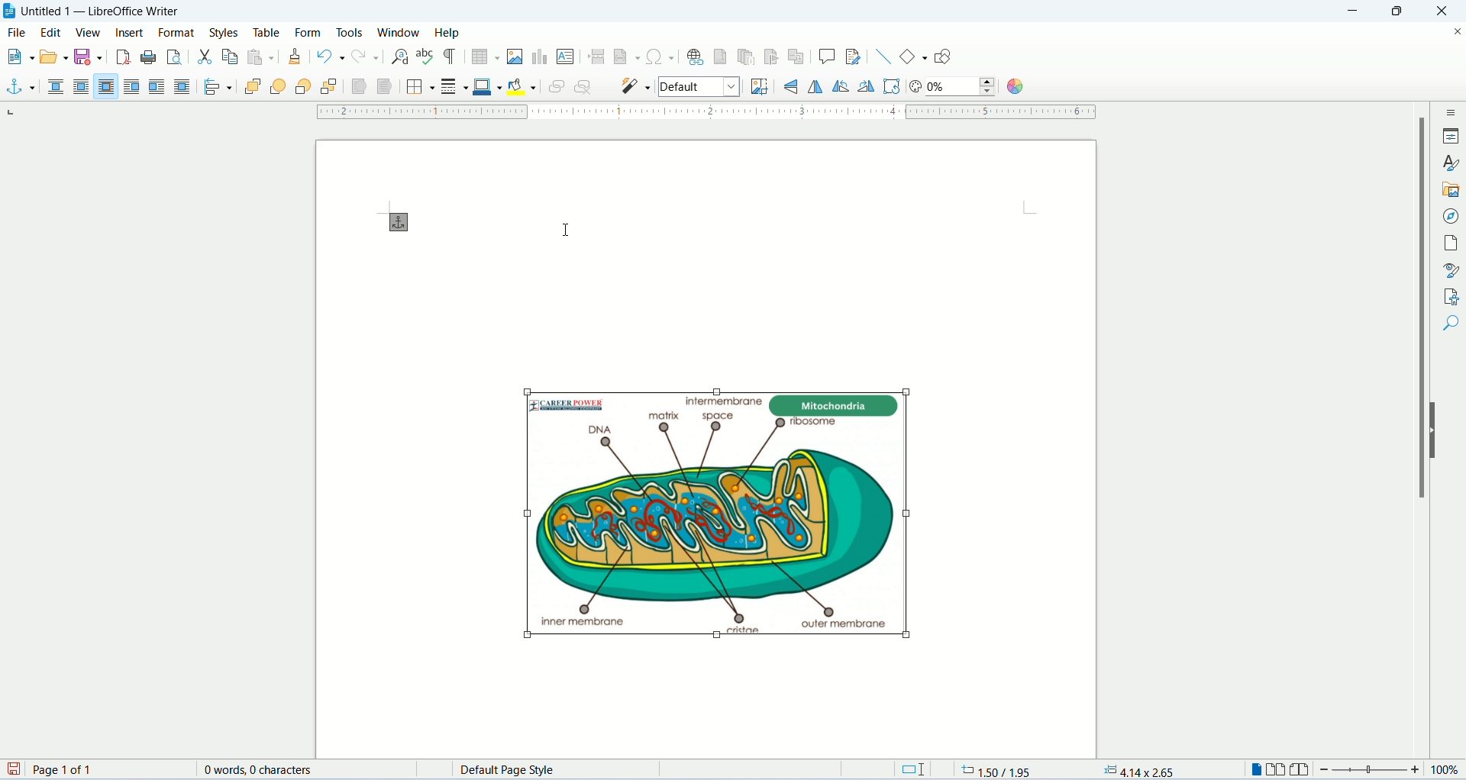 The width and height of the screenshot is (1466, 780). Describe the element at coordinates (1452, 269) in the screenshot. I see `style inspector` at that location.